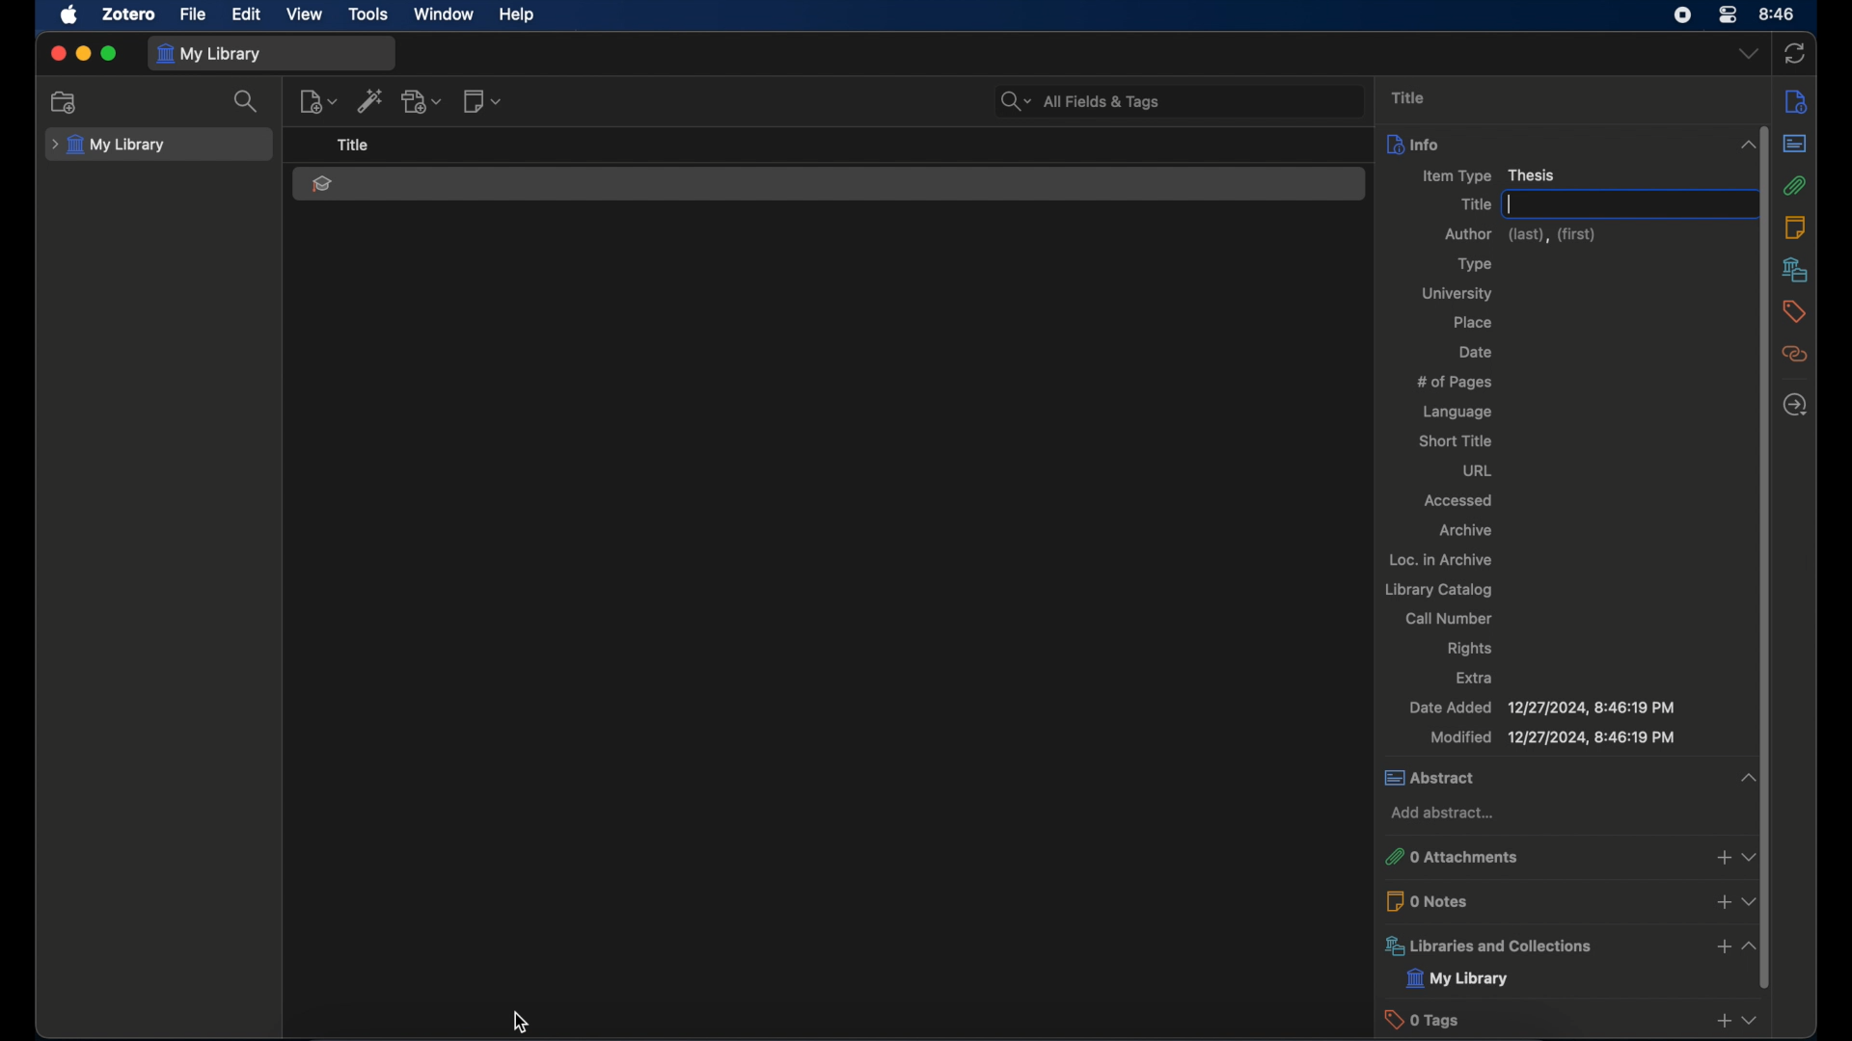 The width and height of the screenshot is (1852, 1041). I want to click on my library, so click(110, 146).